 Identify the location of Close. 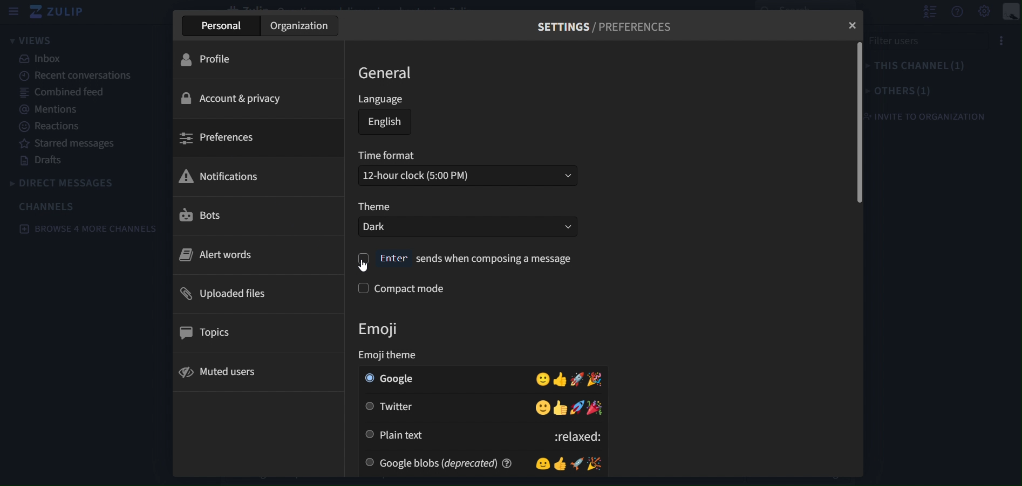
(847, 28).